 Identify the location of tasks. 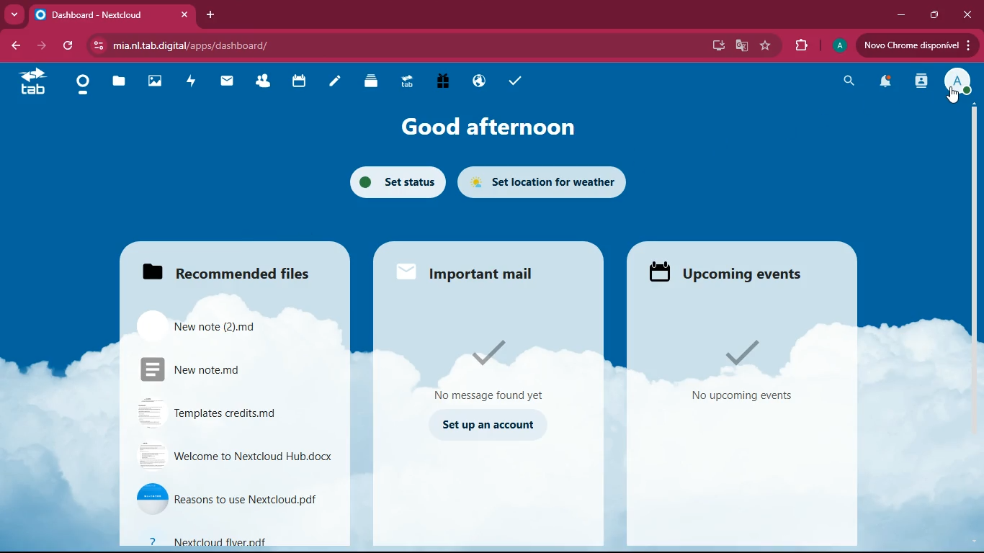
(509, 81).